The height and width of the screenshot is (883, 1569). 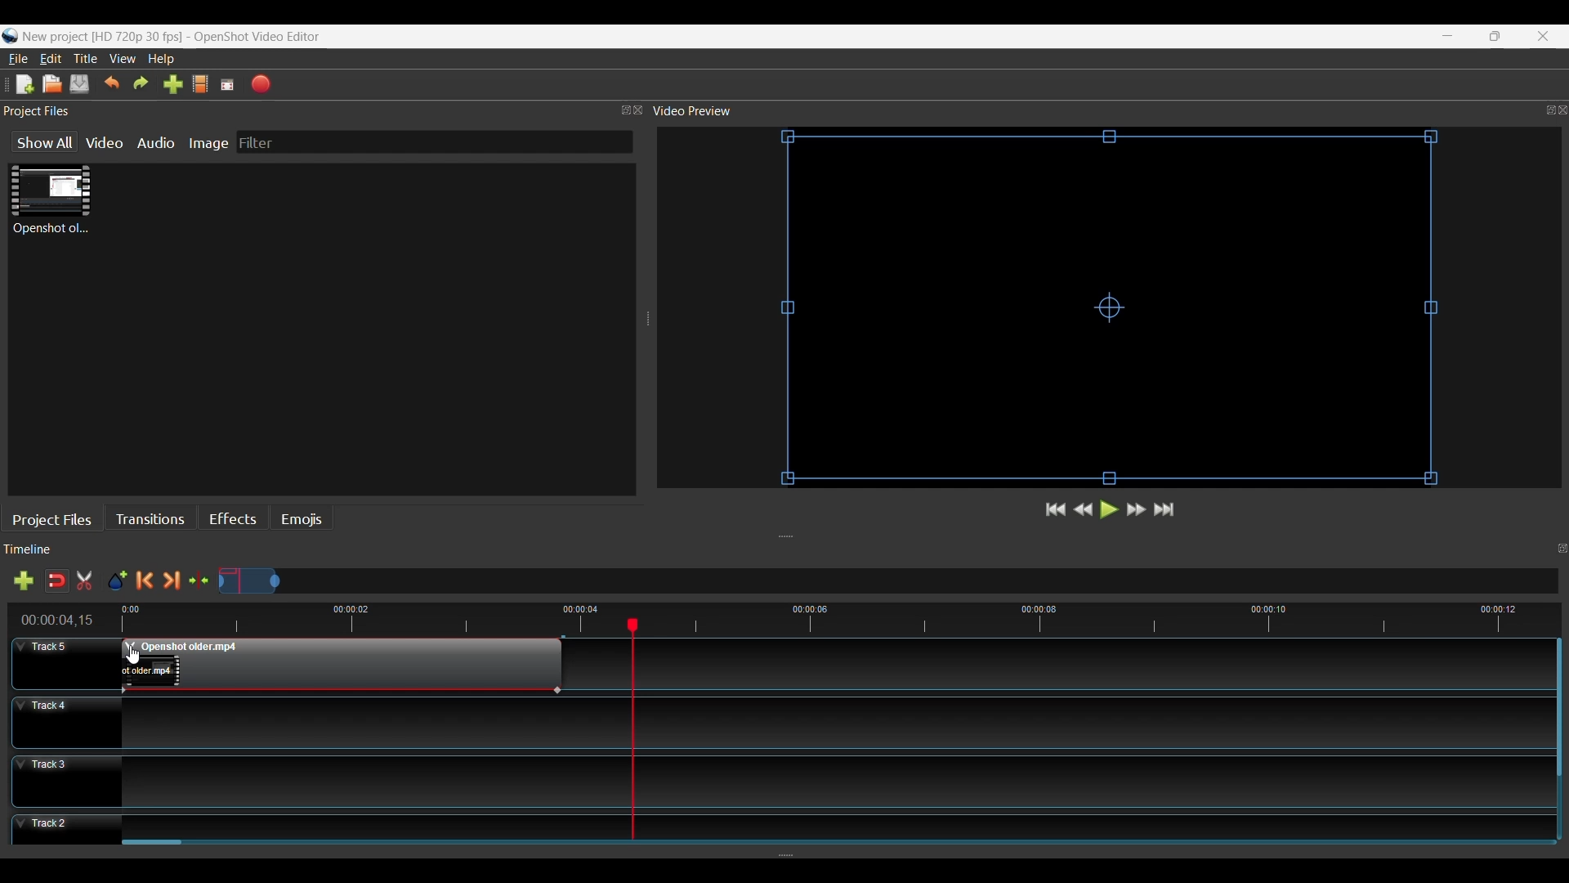 What do you see at coordinates (148, 580) in the screenshot?
I see `Previous marker` at bounding box center [148, 580].